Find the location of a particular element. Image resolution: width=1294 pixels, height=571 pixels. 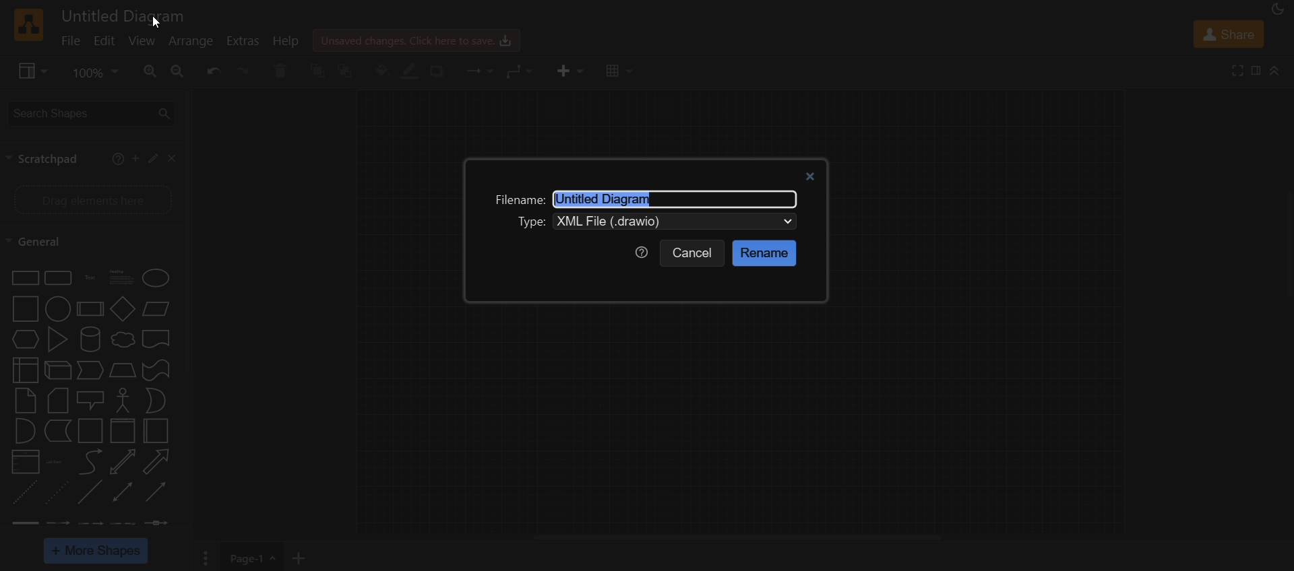

delete is located at coordinates (284, 71).